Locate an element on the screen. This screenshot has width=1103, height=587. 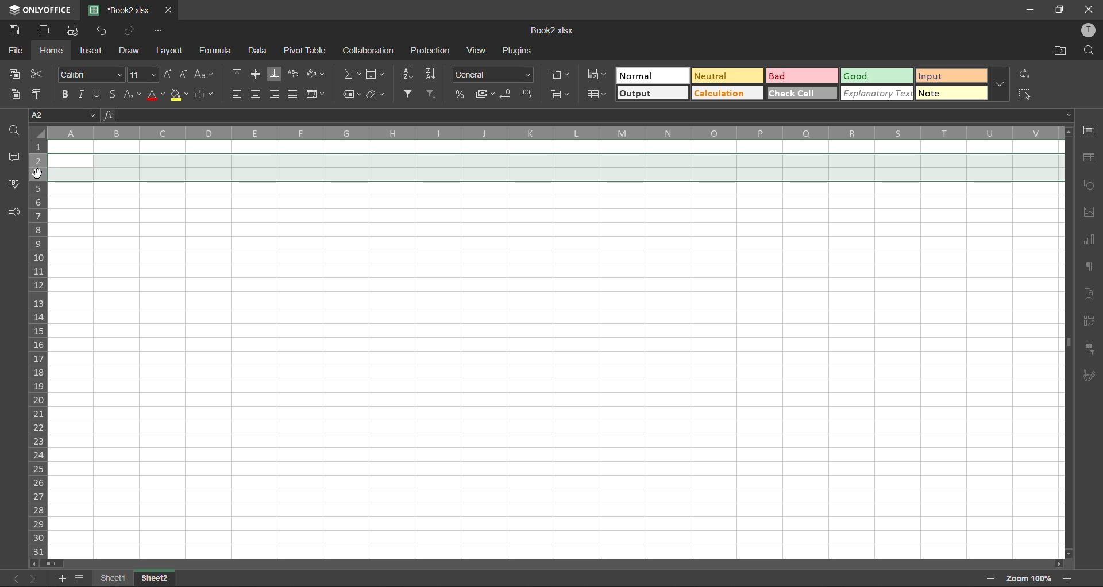
percent is located at coordinates (463, 95).